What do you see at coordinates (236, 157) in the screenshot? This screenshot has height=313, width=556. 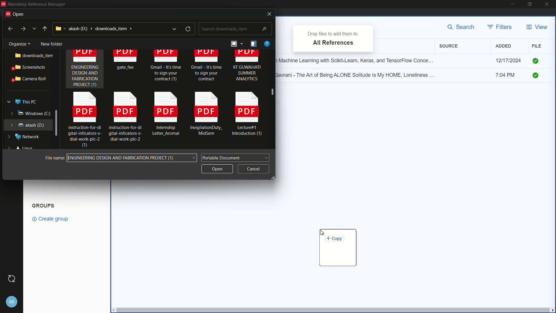 I see `portable document` at bounding box center [236, 157].